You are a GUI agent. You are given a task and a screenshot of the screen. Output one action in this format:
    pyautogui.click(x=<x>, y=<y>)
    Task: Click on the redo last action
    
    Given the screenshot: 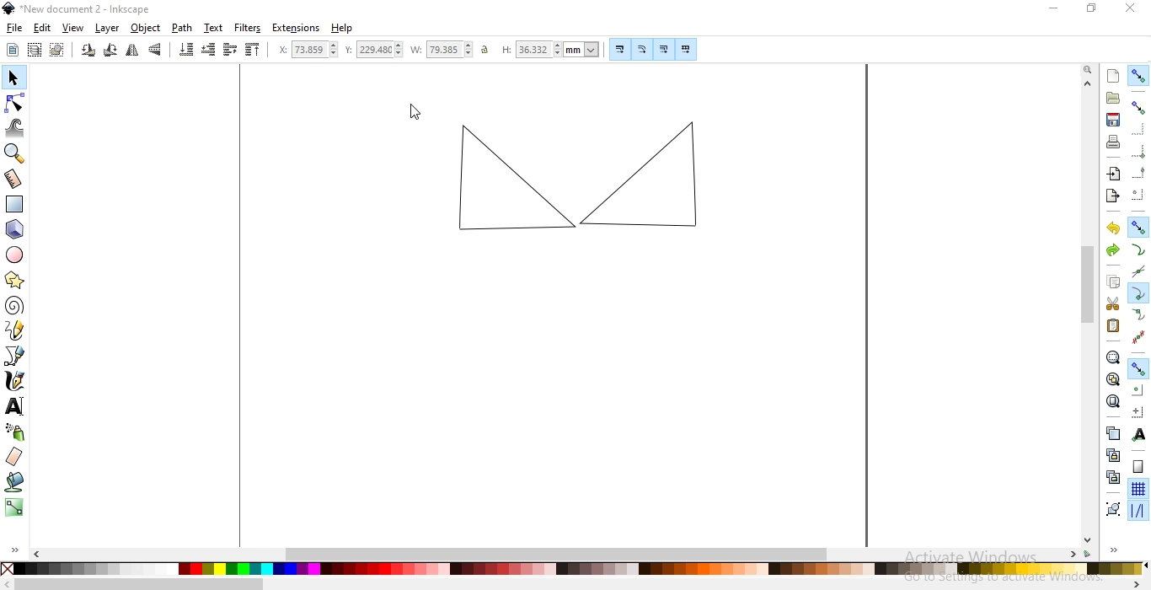 What is the action you would take?
    pyautogui.click(x=1112, y=251)
    